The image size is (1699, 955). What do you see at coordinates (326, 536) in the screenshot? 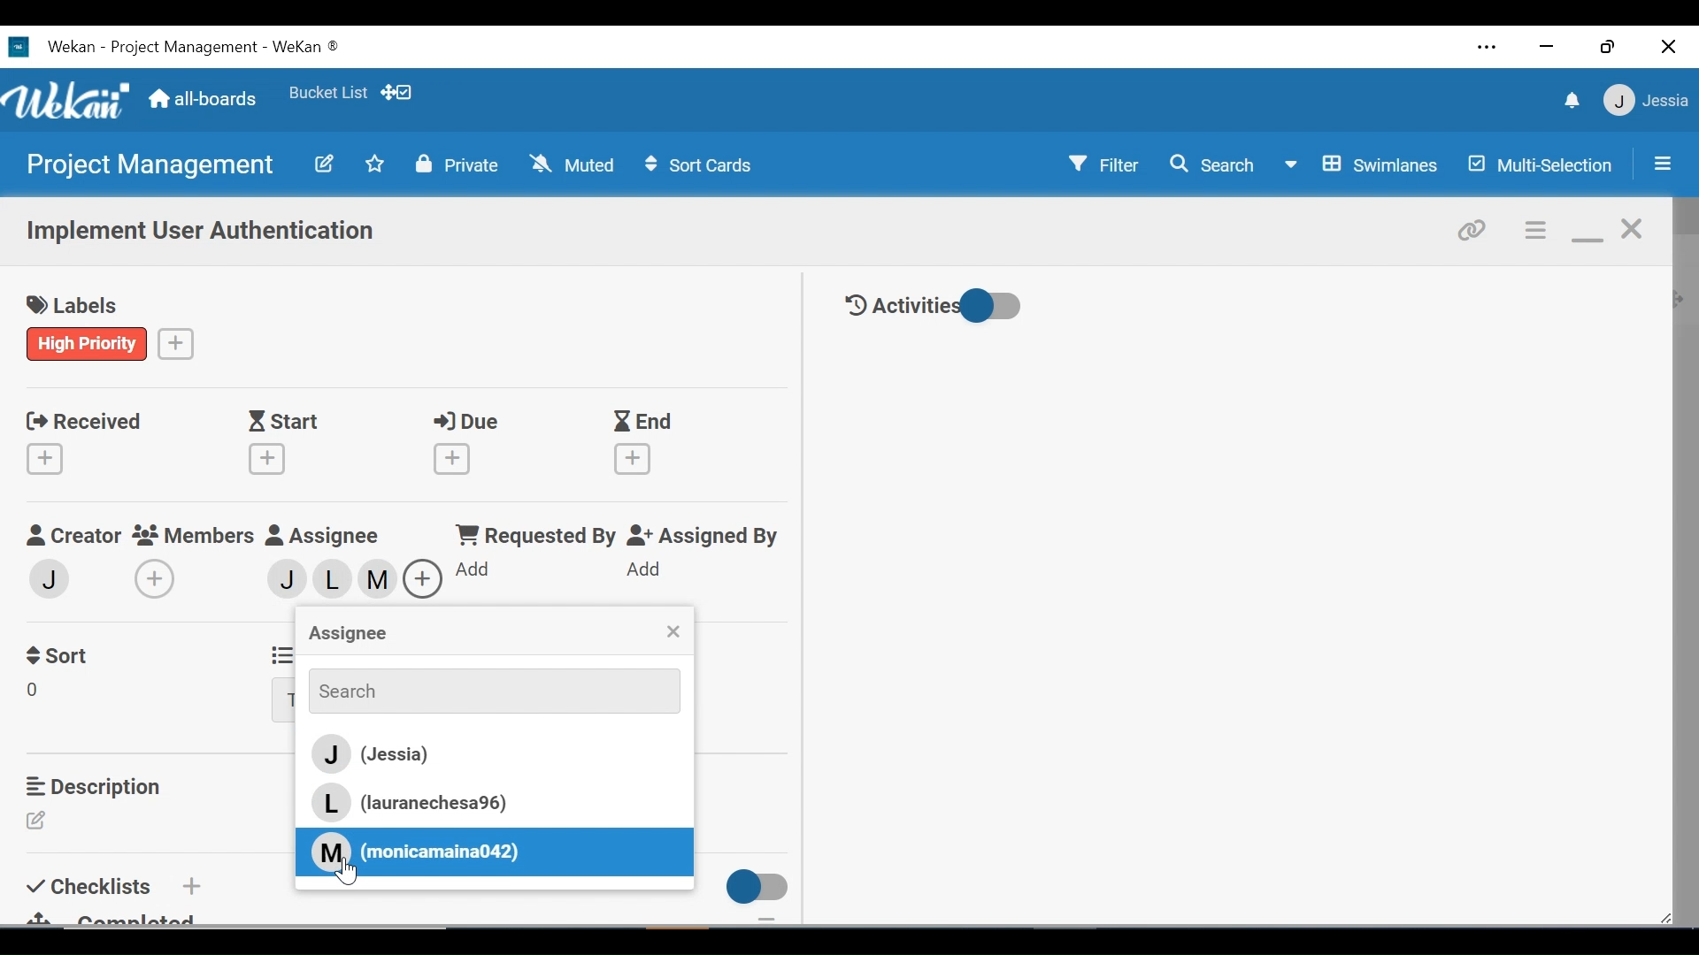
I see `Assignee` at bounding box center [326, 536].